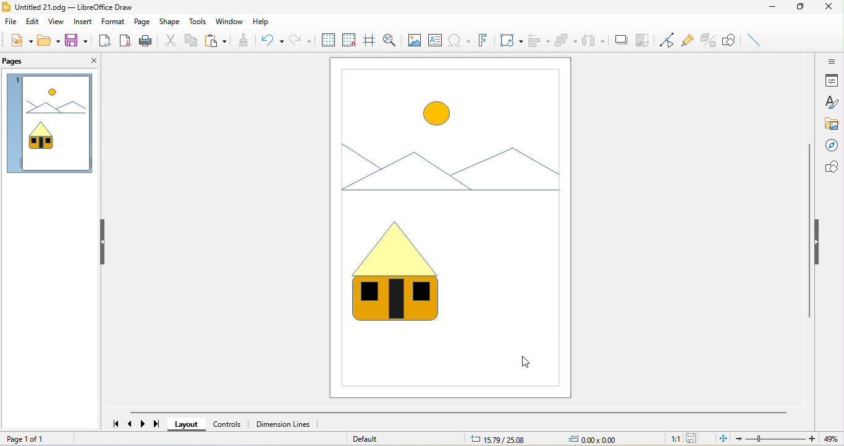 The height and width of the screenshot is (446, 844). I want to click on properties, so click(831, 80).